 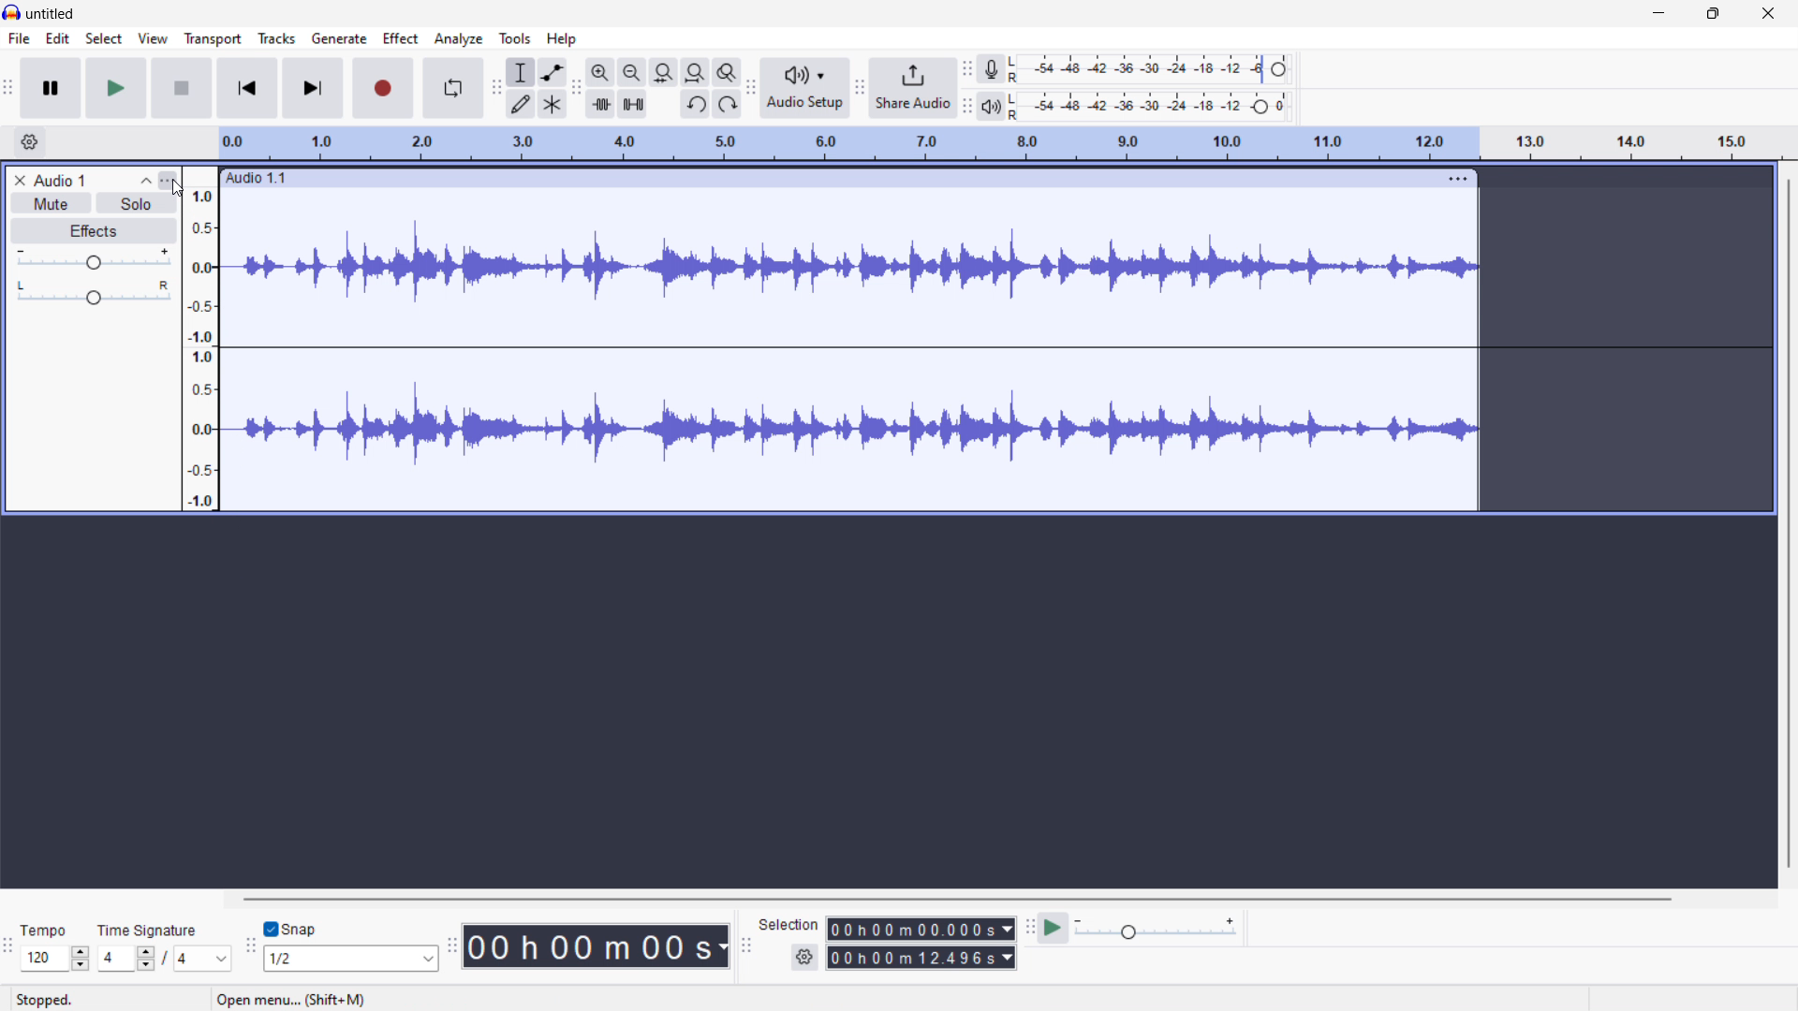 What do you see at coordinates (521, 72) in the screenshot?
I see `selection tool` at bounding box center [521, 72].